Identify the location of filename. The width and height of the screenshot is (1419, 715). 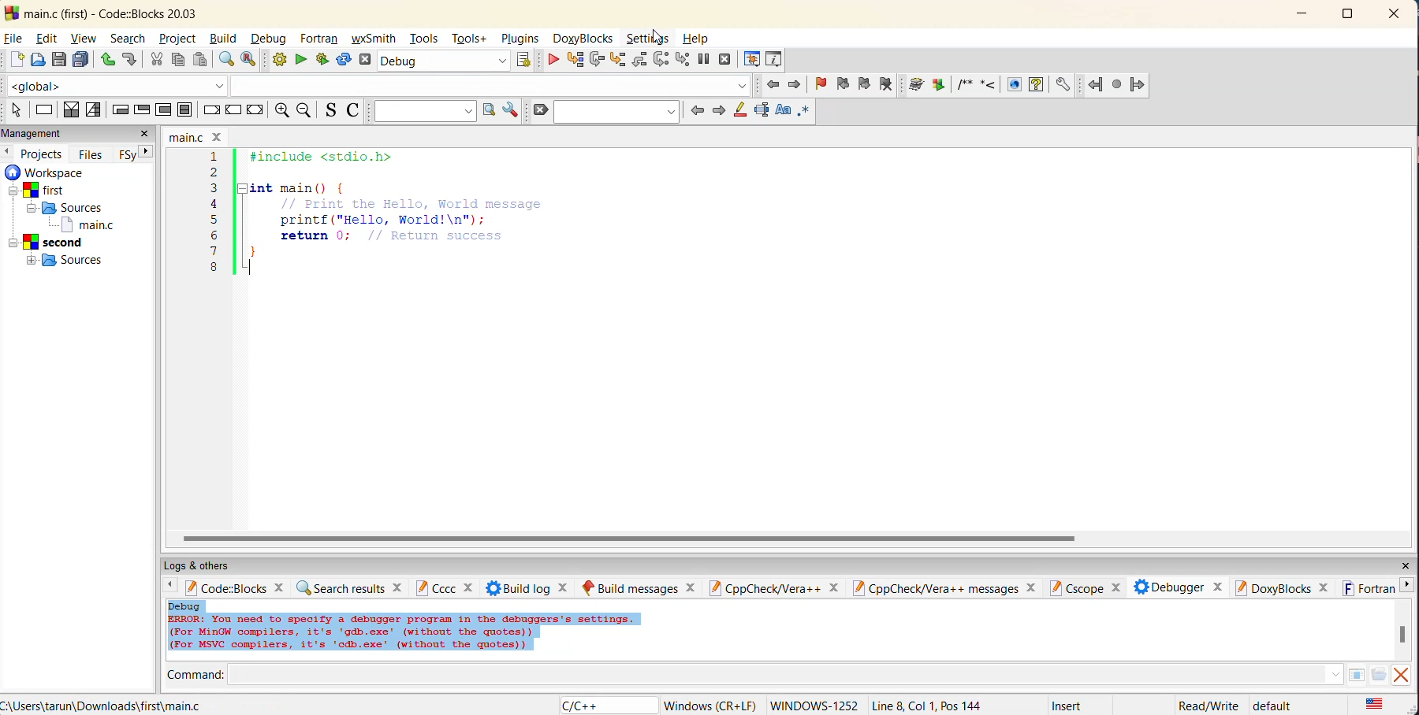
(195, 135).